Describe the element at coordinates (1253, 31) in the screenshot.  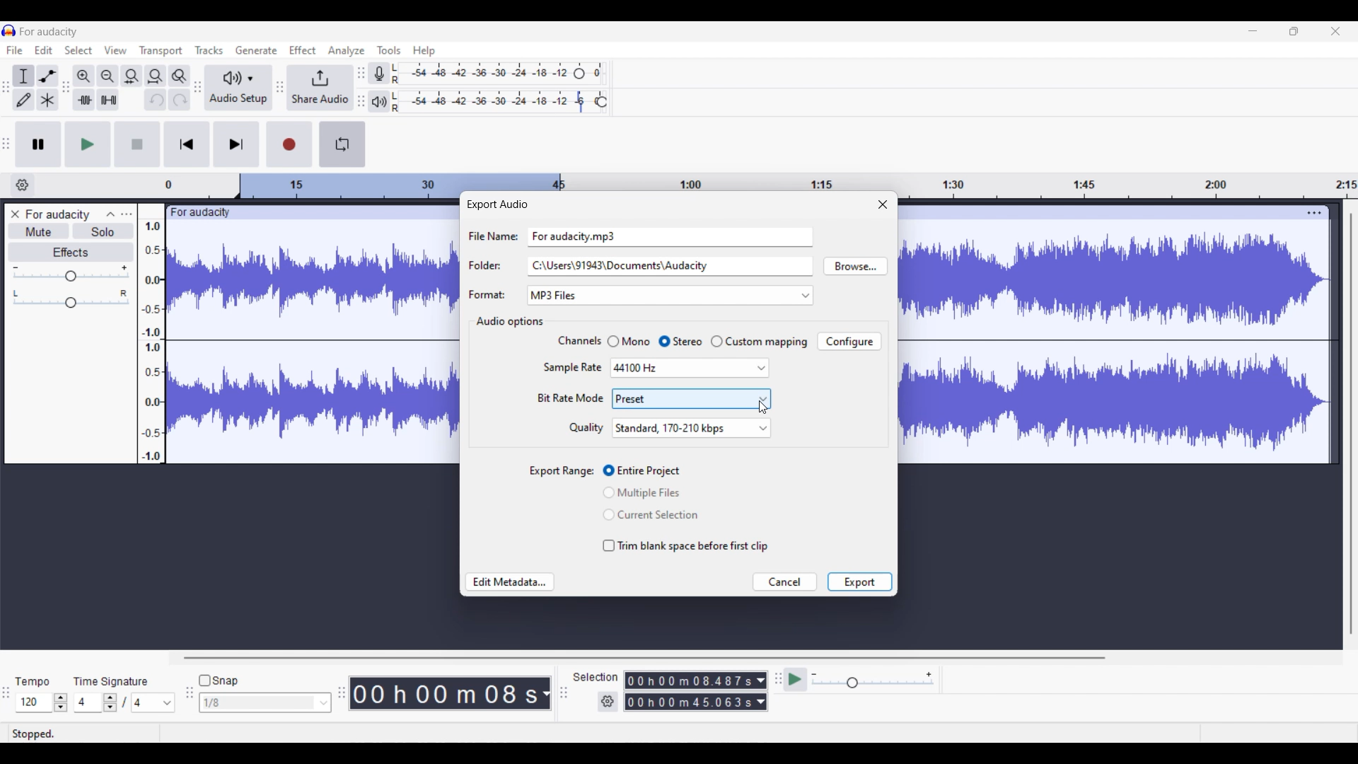
I see `Minimize` at that location.